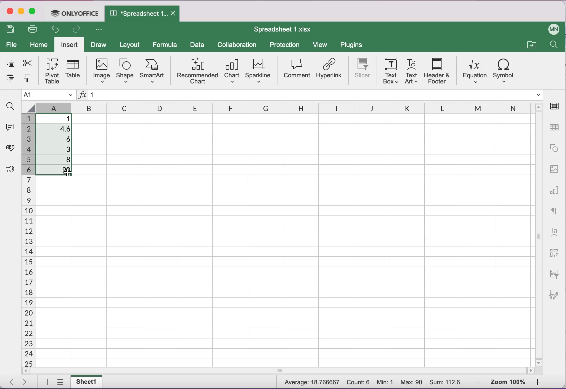 The width and height of the screenshot is (566, 389). I want to click on zoom percentage, so click(509, 382).